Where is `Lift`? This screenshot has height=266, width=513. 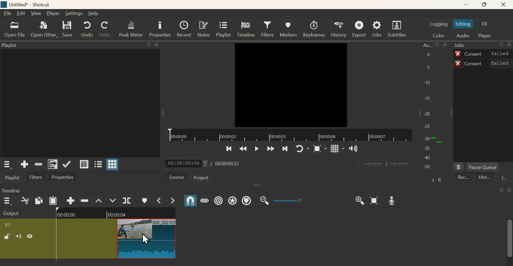 Lift is located at coordinates (99, 200).